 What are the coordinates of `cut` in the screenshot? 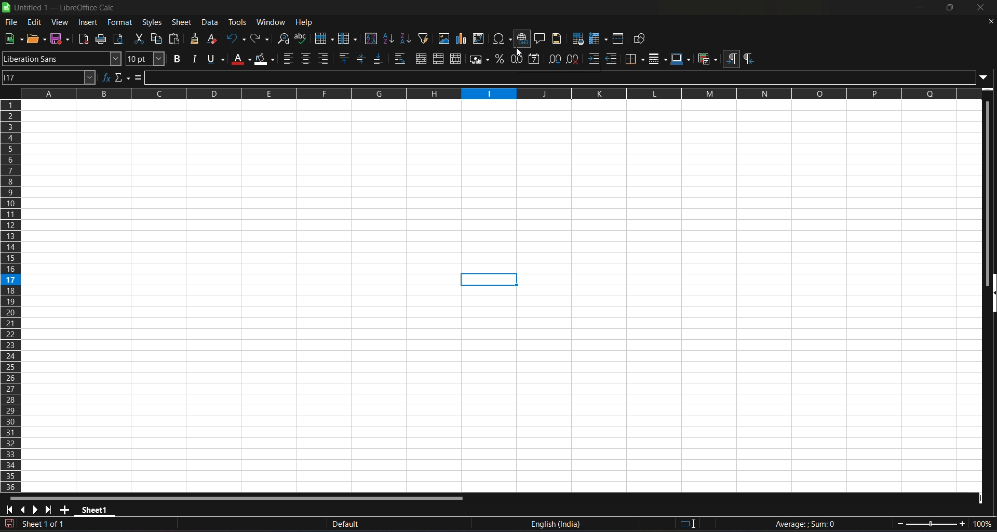 It's located at (139, 38).